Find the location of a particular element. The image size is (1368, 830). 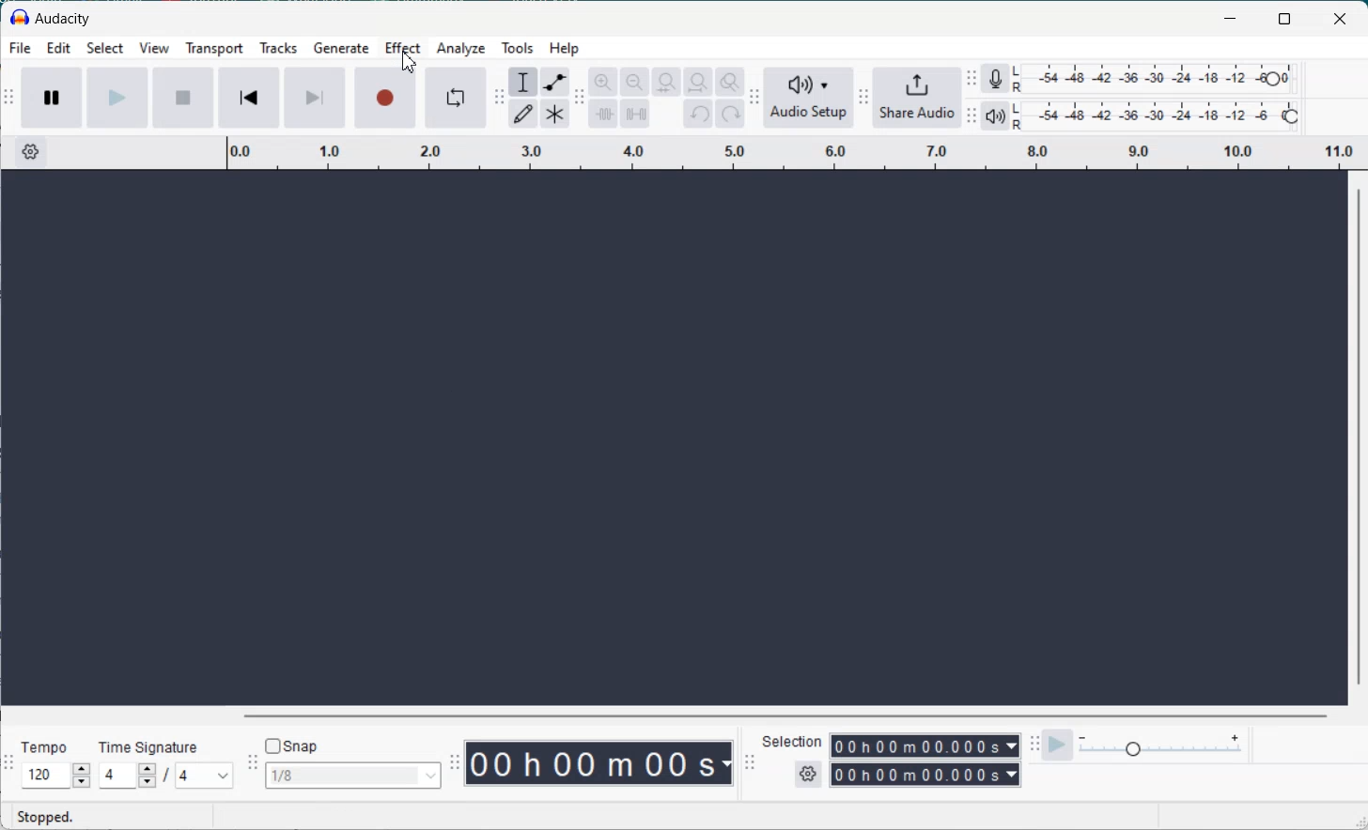

Zoom Out is located at coordinates (636, 82).